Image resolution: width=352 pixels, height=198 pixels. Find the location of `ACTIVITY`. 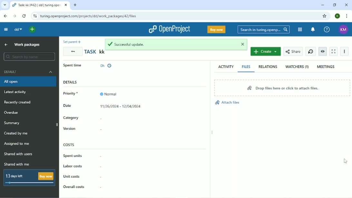

ACTIVITY is located at coordinates (225, 67).